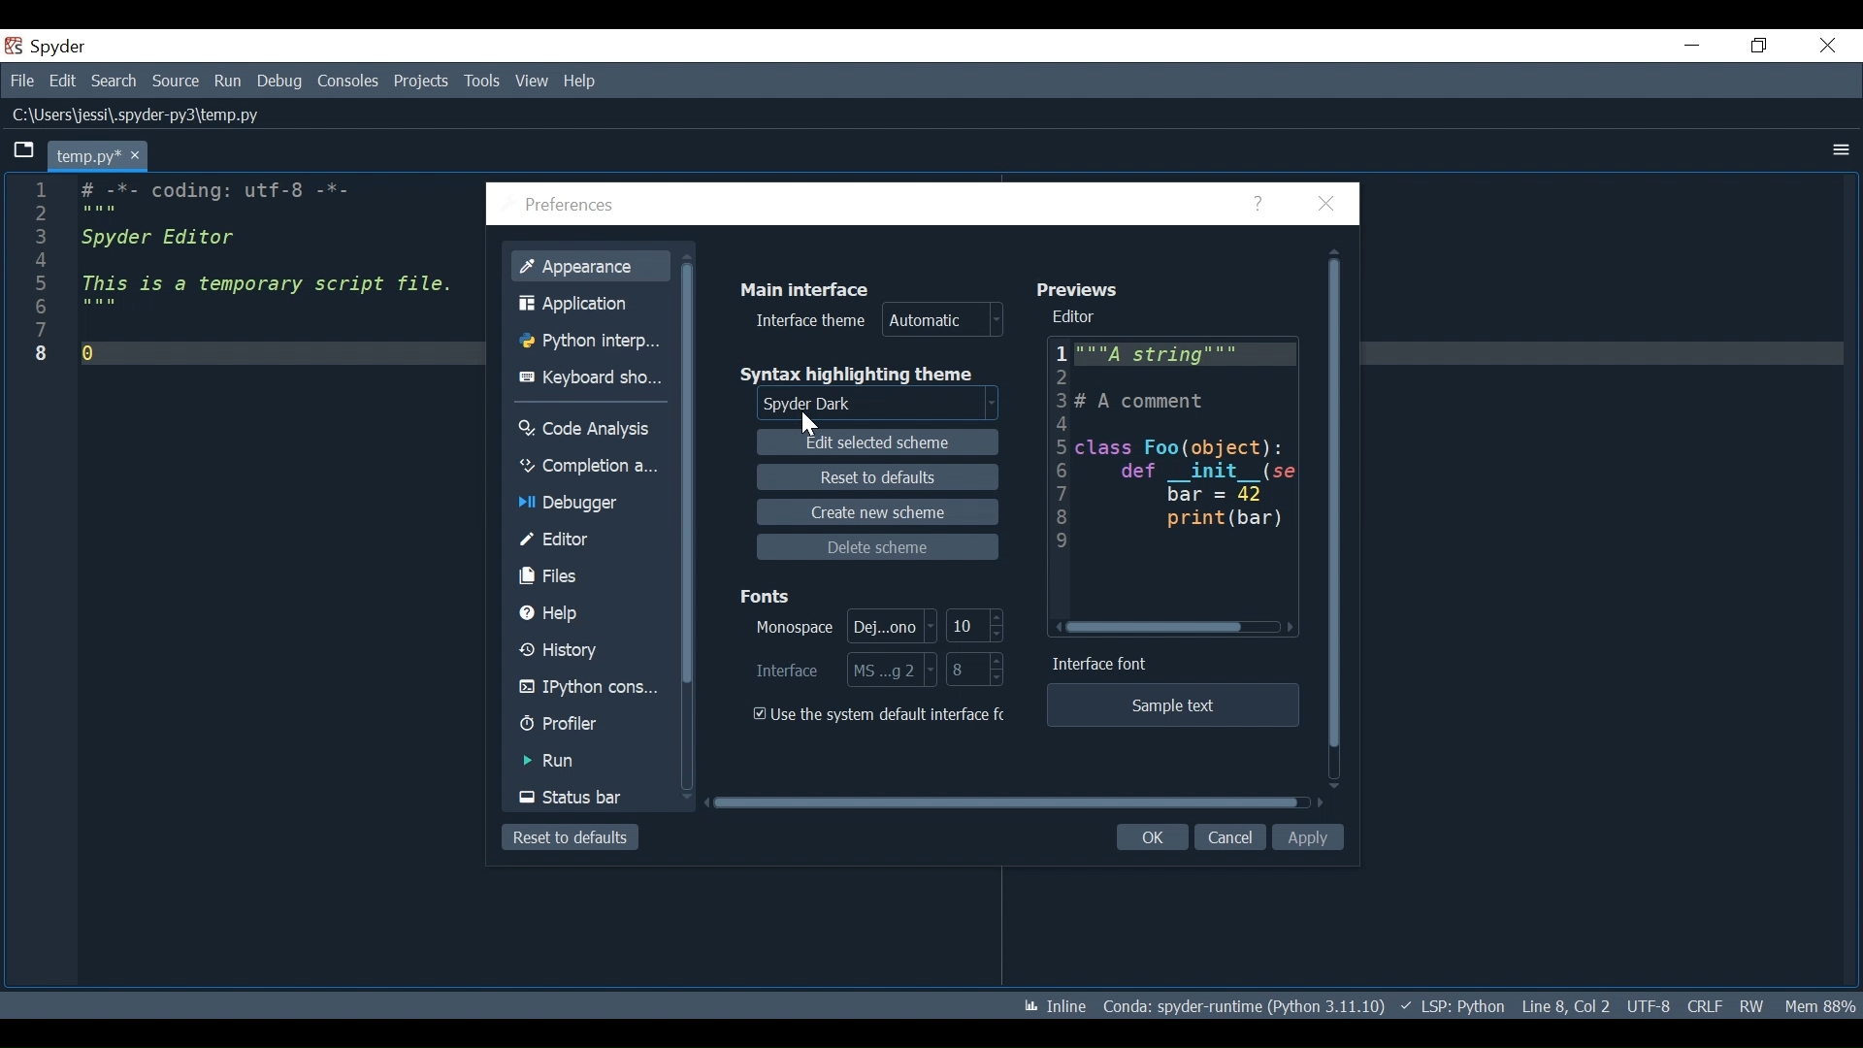  I want to click on Current tab, so click(96, 155).